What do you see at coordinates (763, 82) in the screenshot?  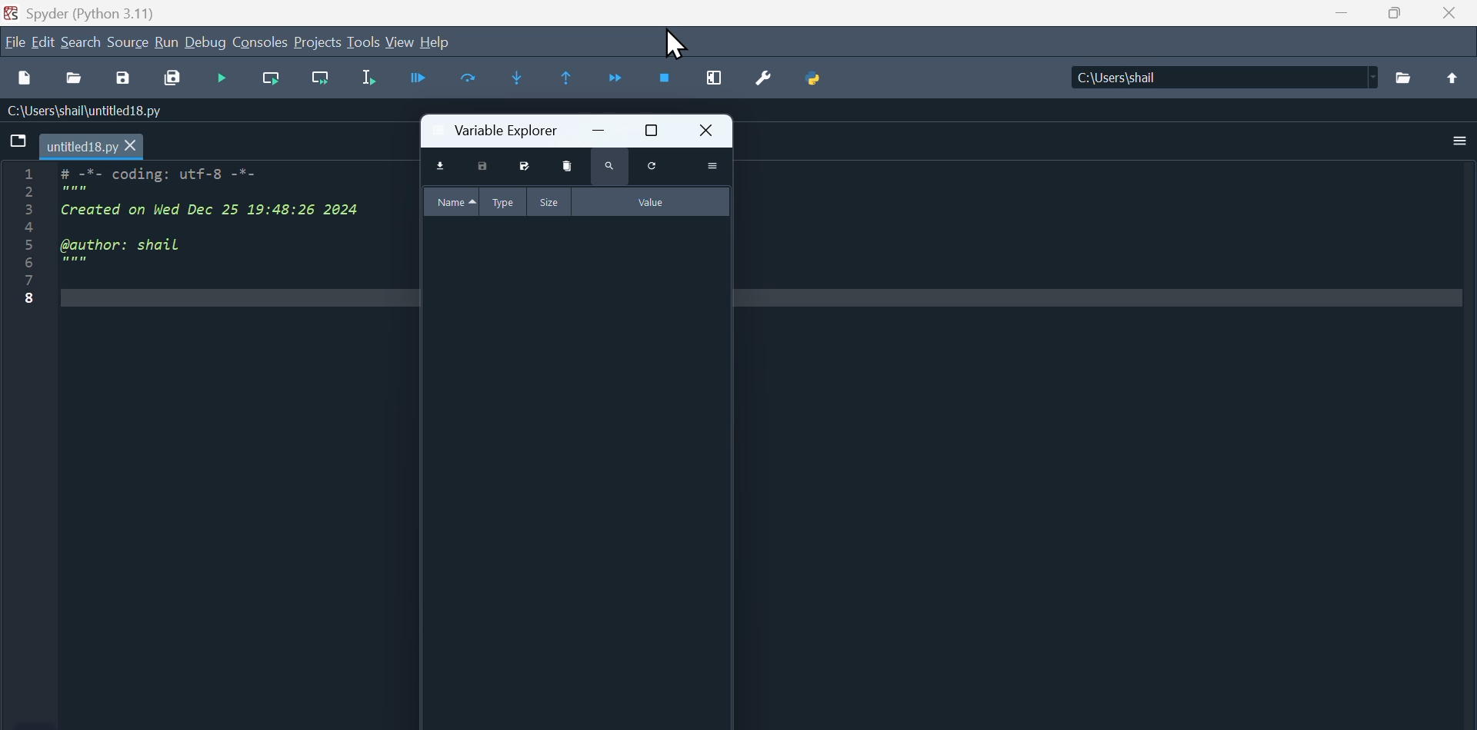 I see `Settings` at bounding box center [763, 82].